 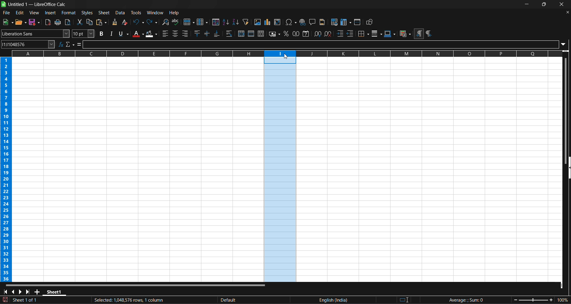 What do you see at coordinates (567, 12) in the screenshot?
I see `close document` at bounding box center [567, 12].